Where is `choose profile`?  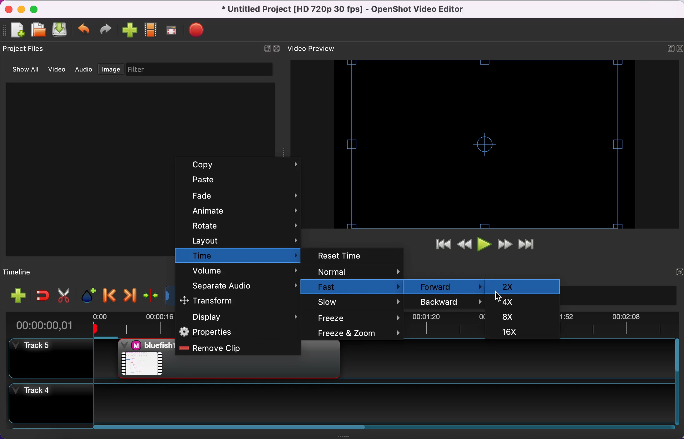
choose profile is located at coordinates (152, 30).